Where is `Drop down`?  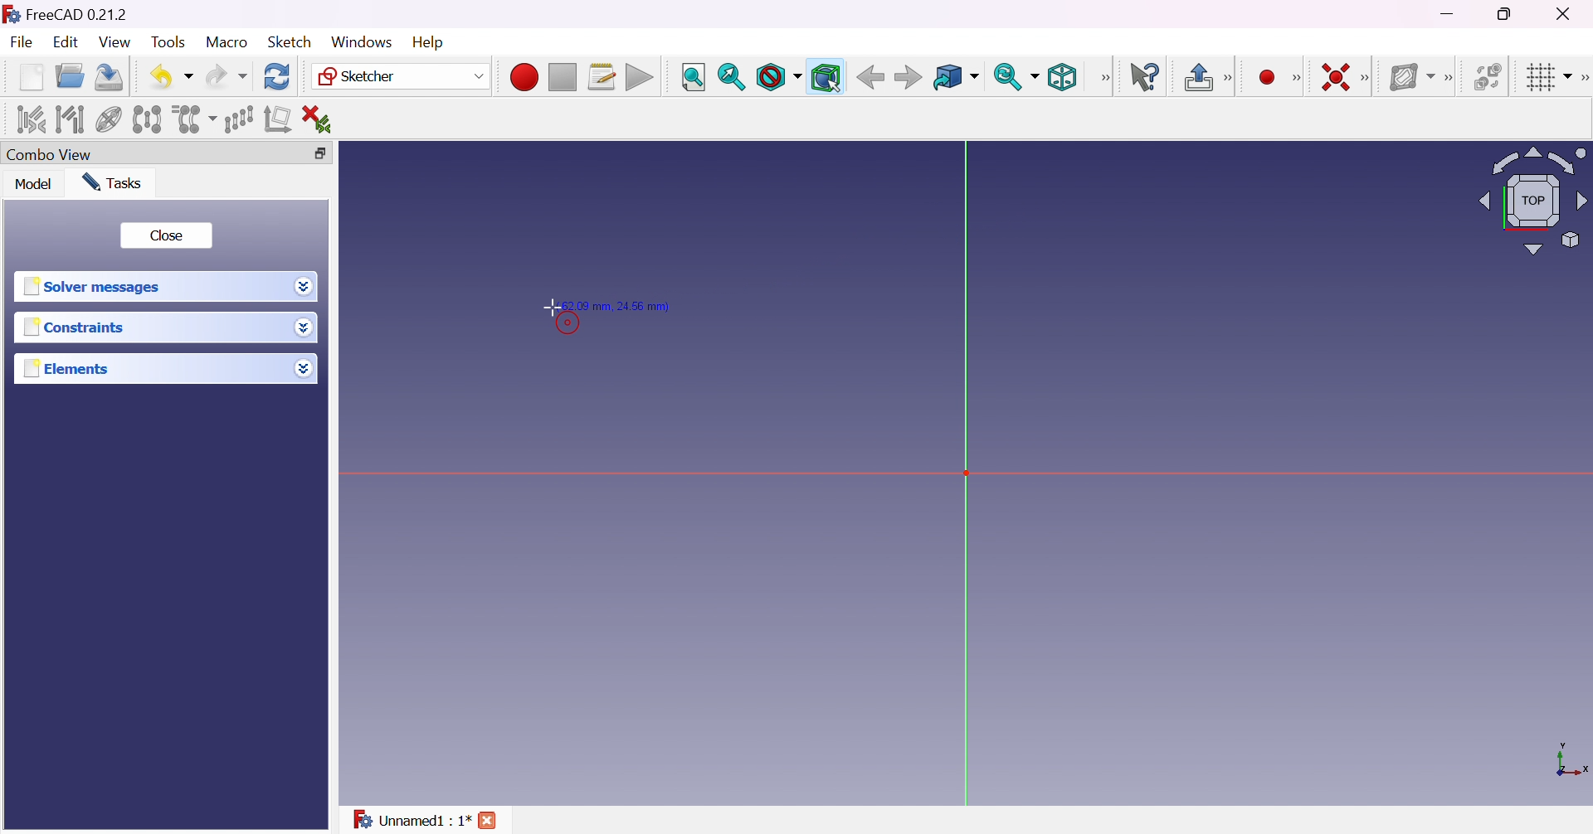
Drop down is located at coordinates (304, 287).